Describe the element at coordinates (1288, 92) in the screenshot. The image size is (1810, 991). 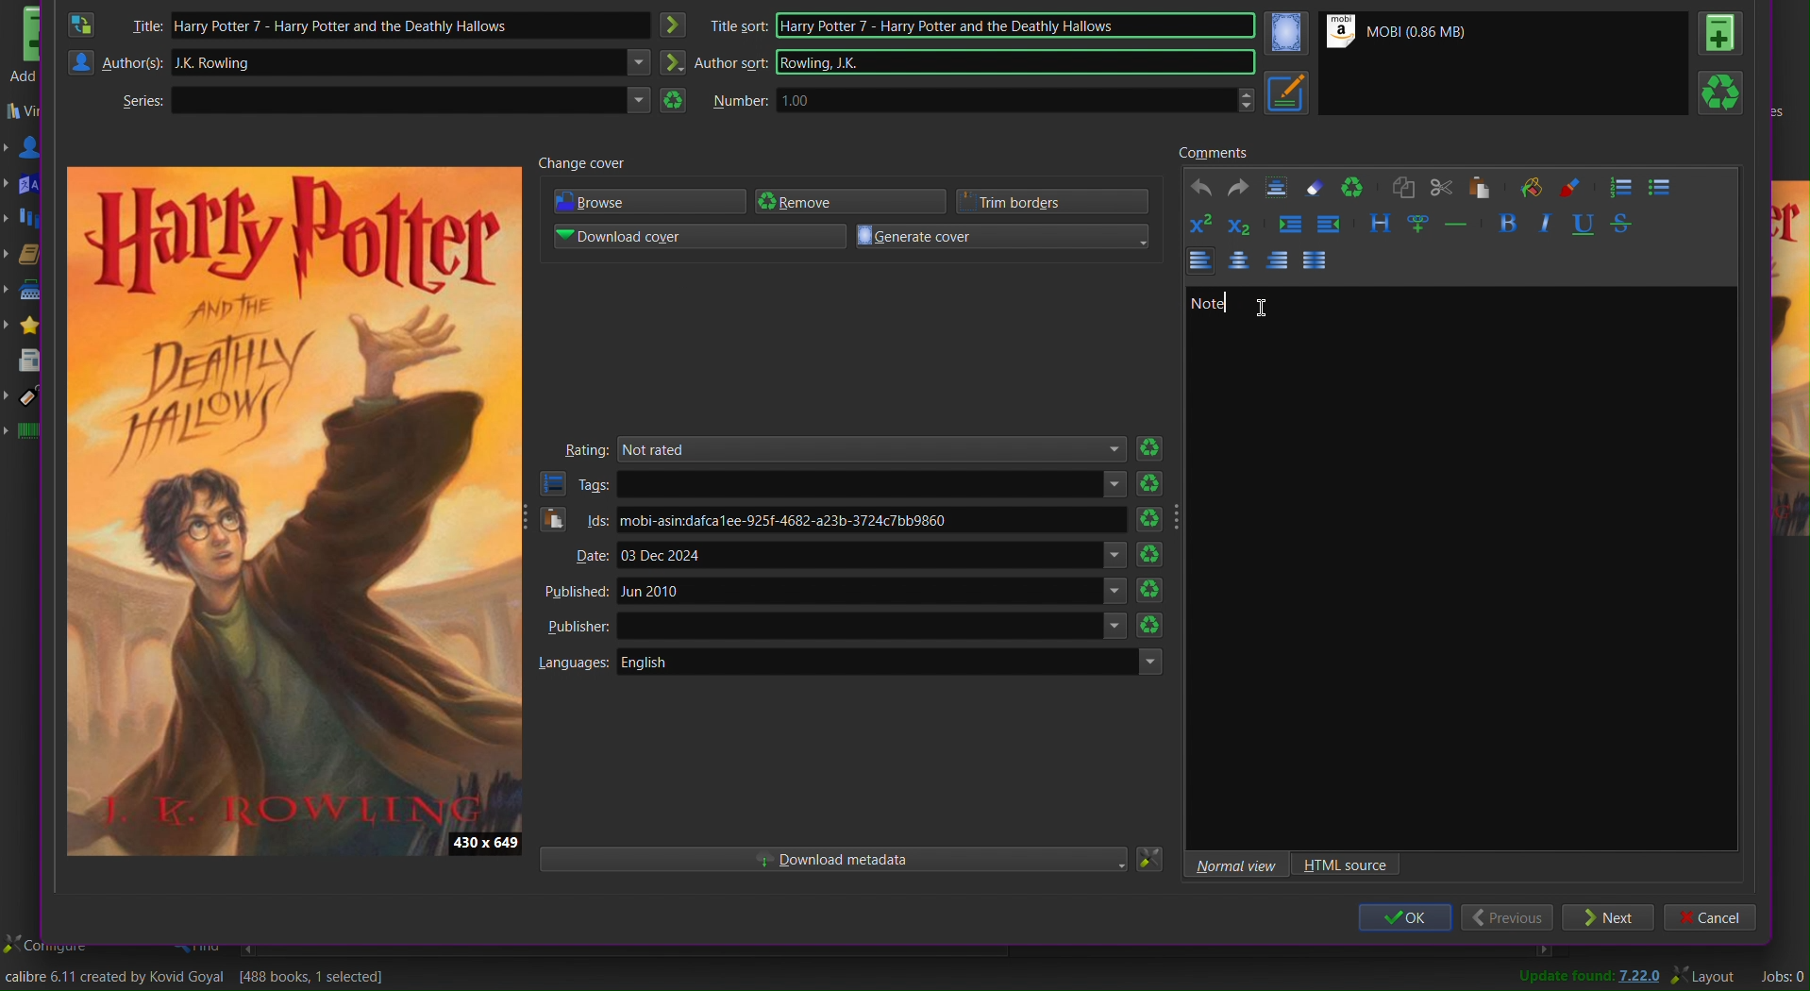
I see `Metadata` at that location.